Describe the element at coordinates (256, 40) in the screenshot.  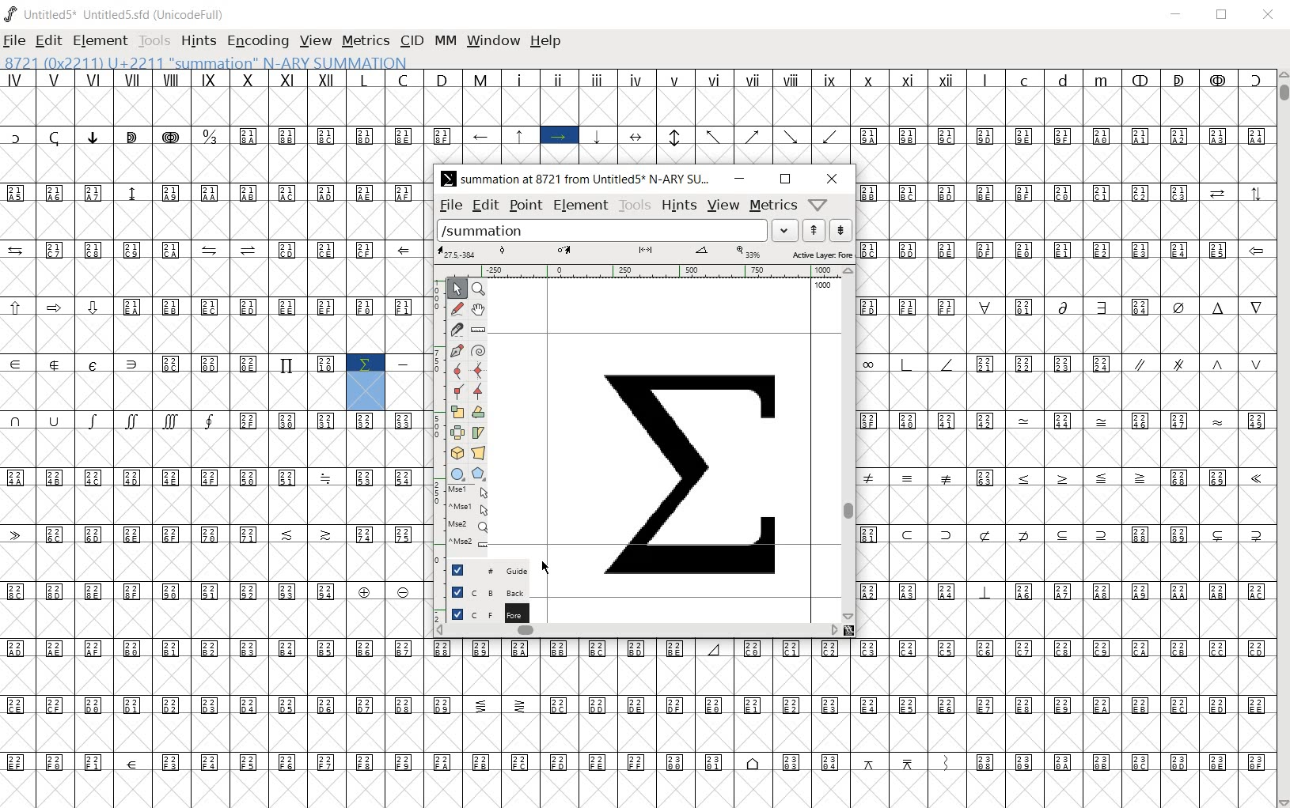
I see `ENCODING` at that location.